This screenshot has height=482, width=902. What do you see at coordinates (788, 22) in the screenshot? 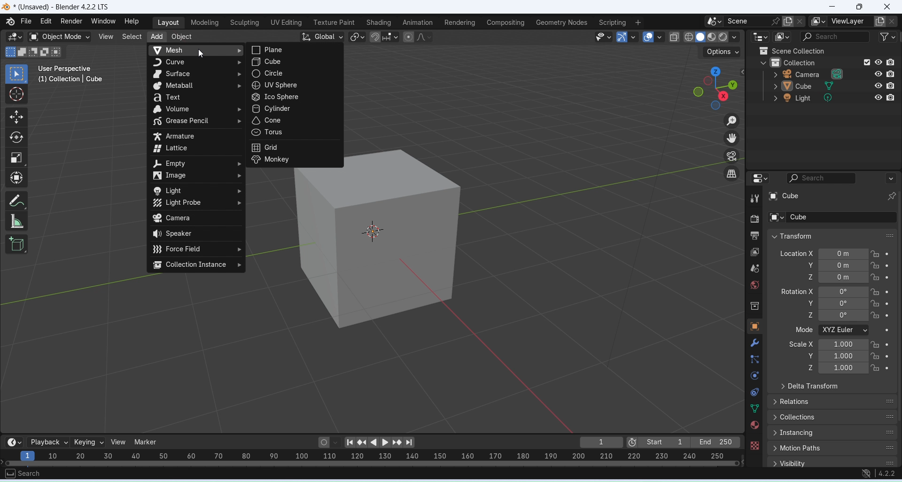
I see `add scene` at bounding box center [788, 22].